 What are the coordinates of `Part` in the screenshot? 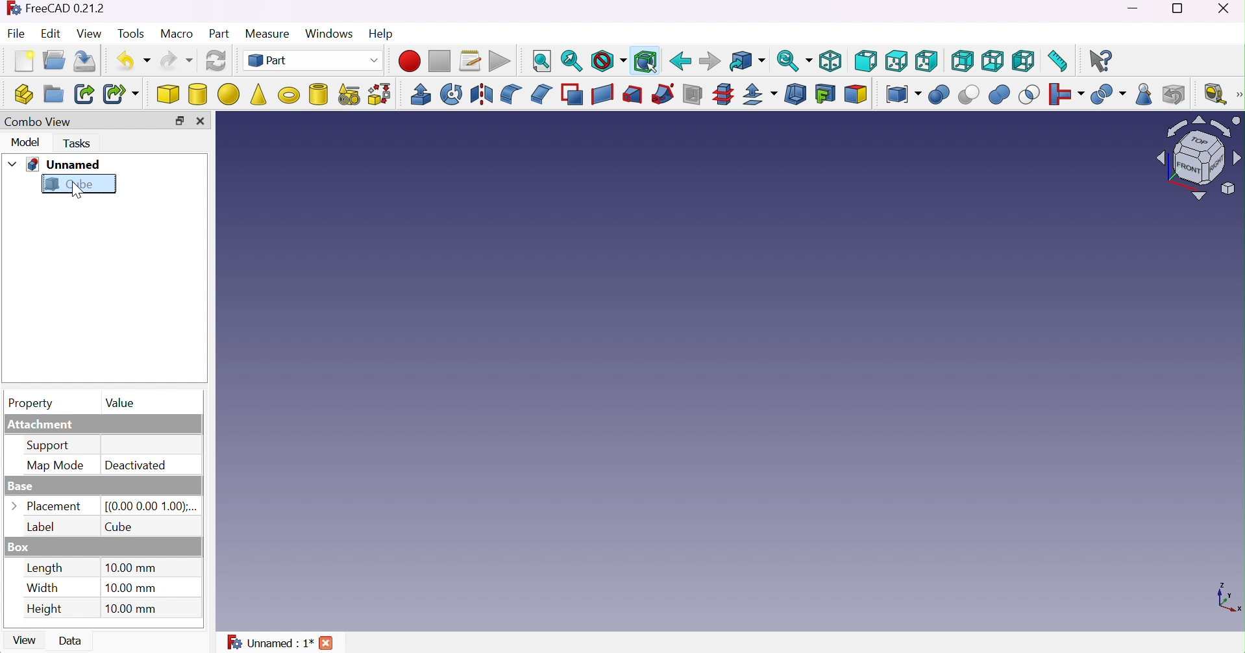 It's located at (314, 60).